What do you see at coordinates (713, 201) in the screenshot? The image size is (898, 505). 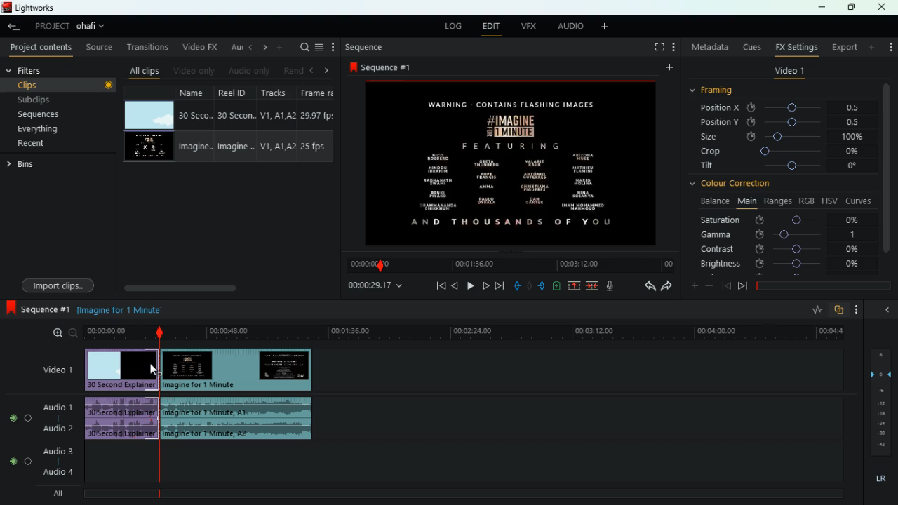 I see `balance` at bounding box center [713, 201].